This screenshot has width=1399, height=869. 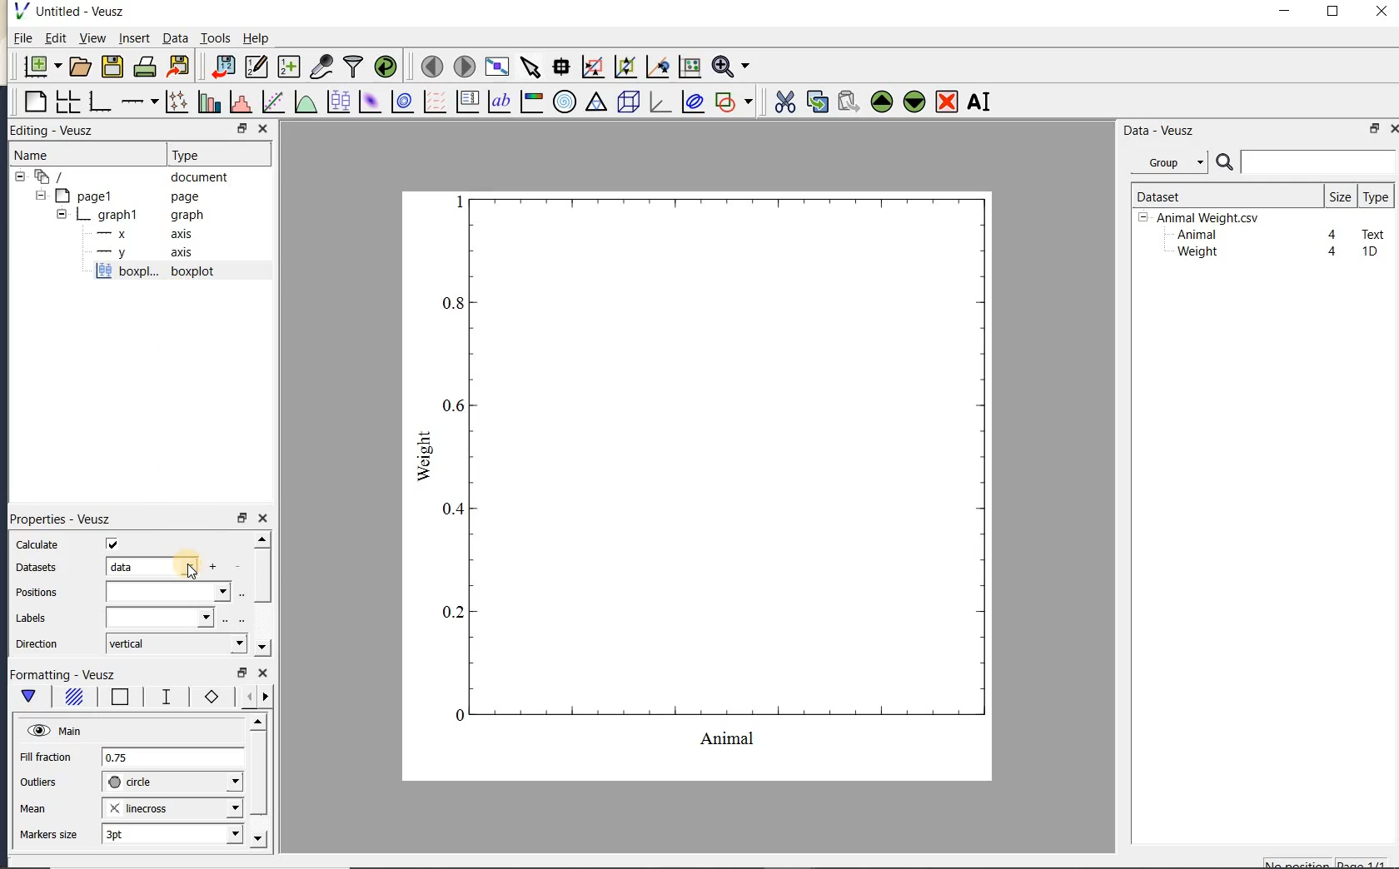 I want to click on plot box plots, so click(x=336, y=102).